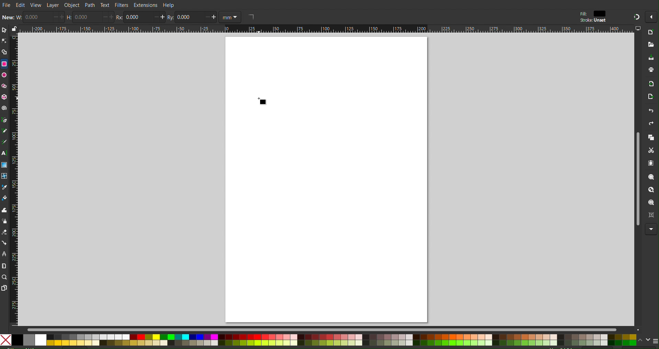  What do you see at coordinates (4, 108) in the screenshot?
I see `Spiral` at bounding box center [4, 108].